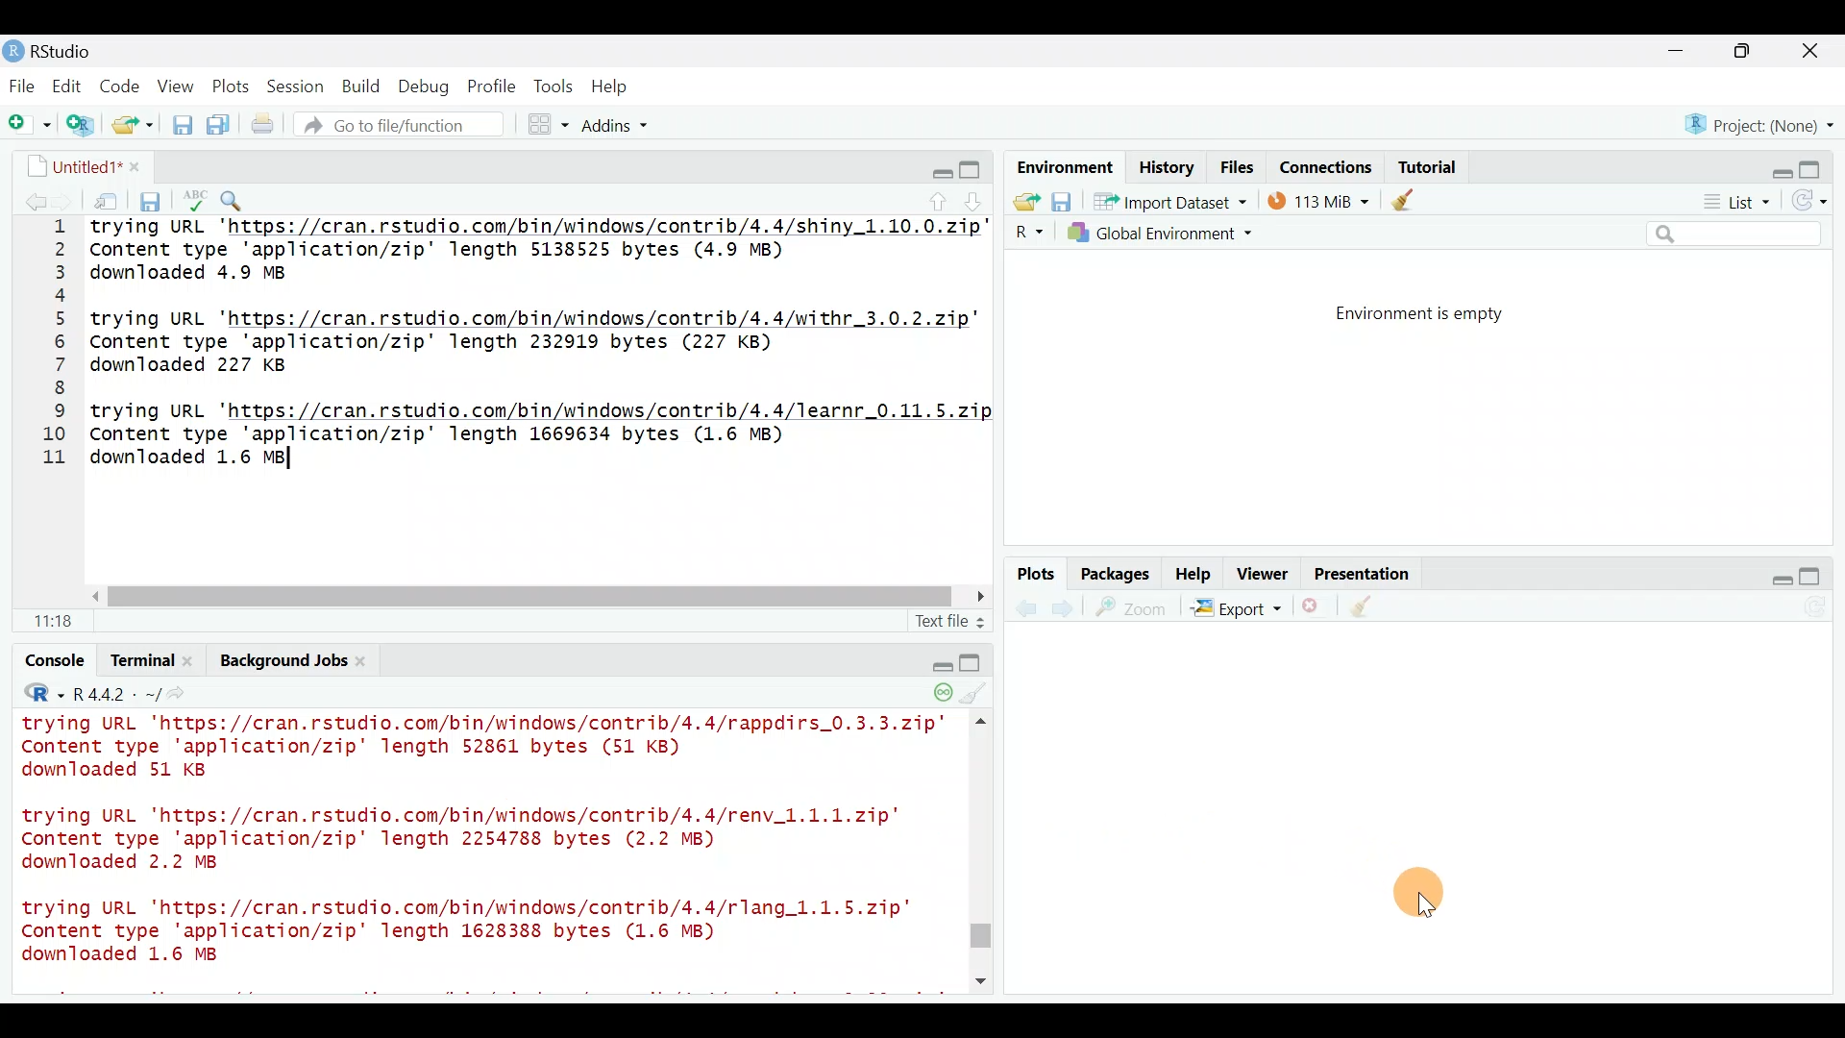 This screenshot has width=1845, height=1038. Describe the element at coordinates (1747, 50) in the screenshot. I see `maximize` at that location.